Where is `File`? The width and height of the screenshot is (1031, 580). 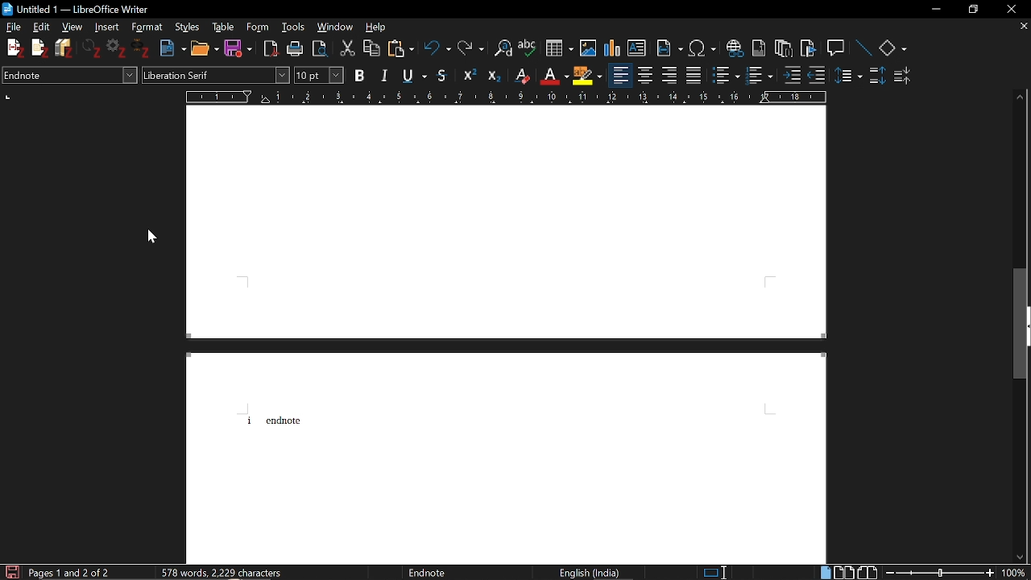
File is located at coordinates (13, 27).